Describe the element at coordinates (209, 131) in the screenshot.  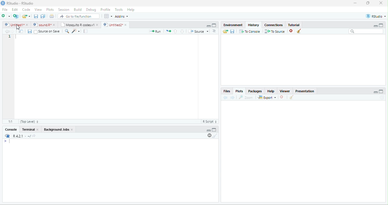
I see `minimize` at that location.